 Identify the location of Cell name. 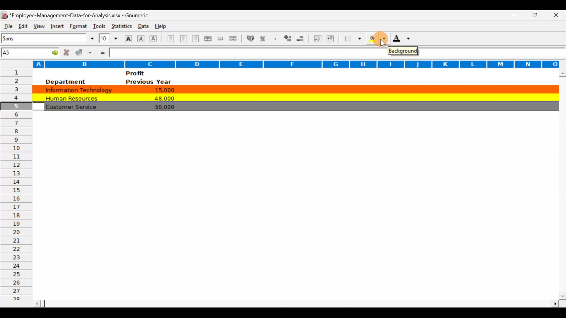
(31, 51).